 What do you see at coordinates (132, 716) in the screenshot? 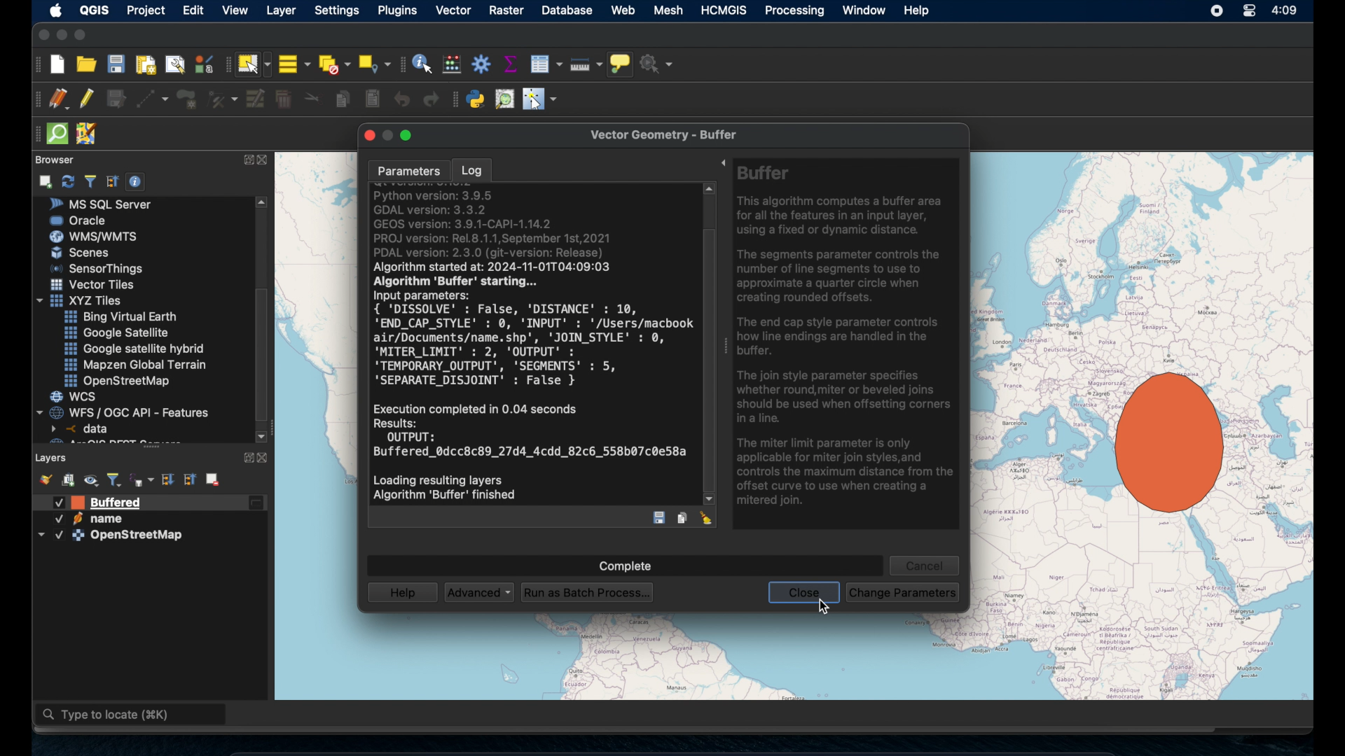
I see `type to locate` at bounding box center [132, 716].